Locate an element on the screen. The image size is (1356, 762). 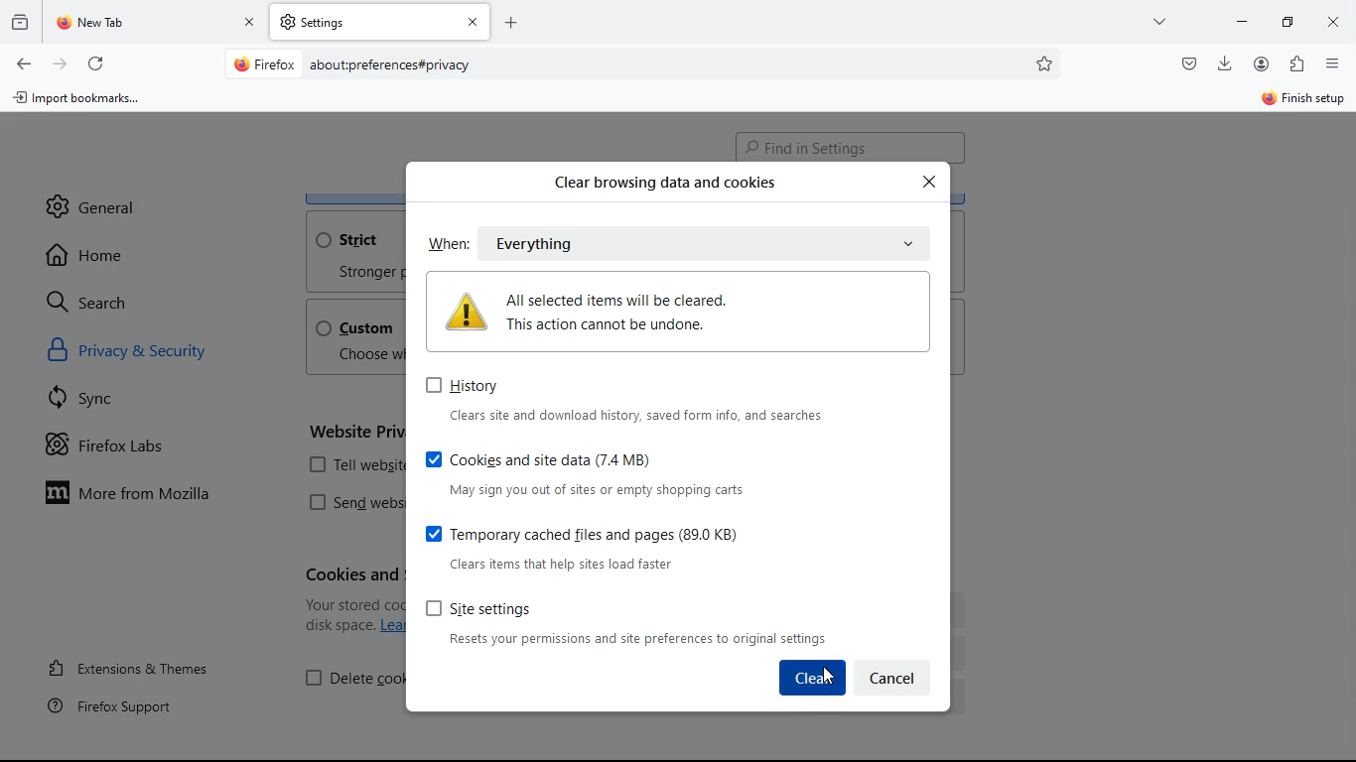
Close is located at coordinates (930, 183).